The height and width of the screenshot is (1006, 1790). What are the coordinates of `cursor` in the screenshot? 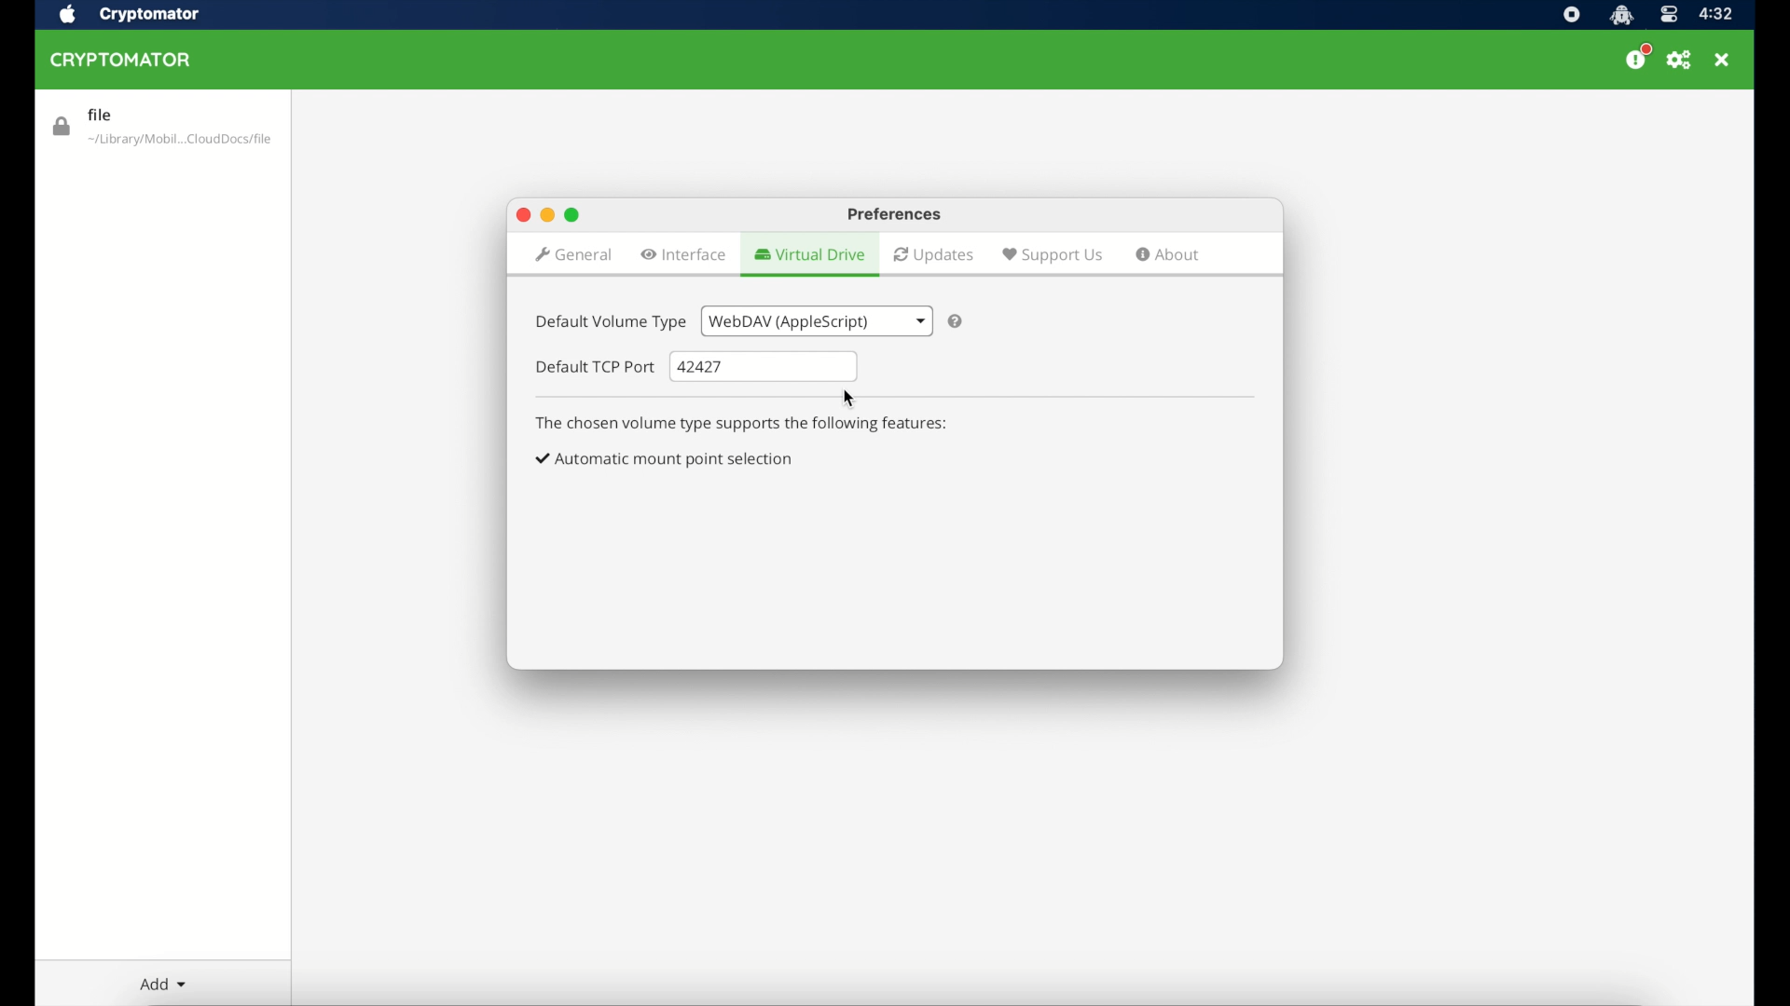 It's located at (852, 399).